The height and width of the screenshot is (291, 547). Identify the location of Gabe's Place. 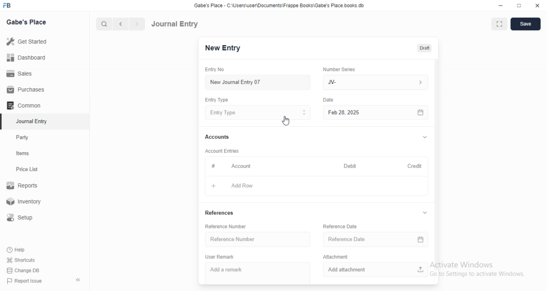
(27, 22).